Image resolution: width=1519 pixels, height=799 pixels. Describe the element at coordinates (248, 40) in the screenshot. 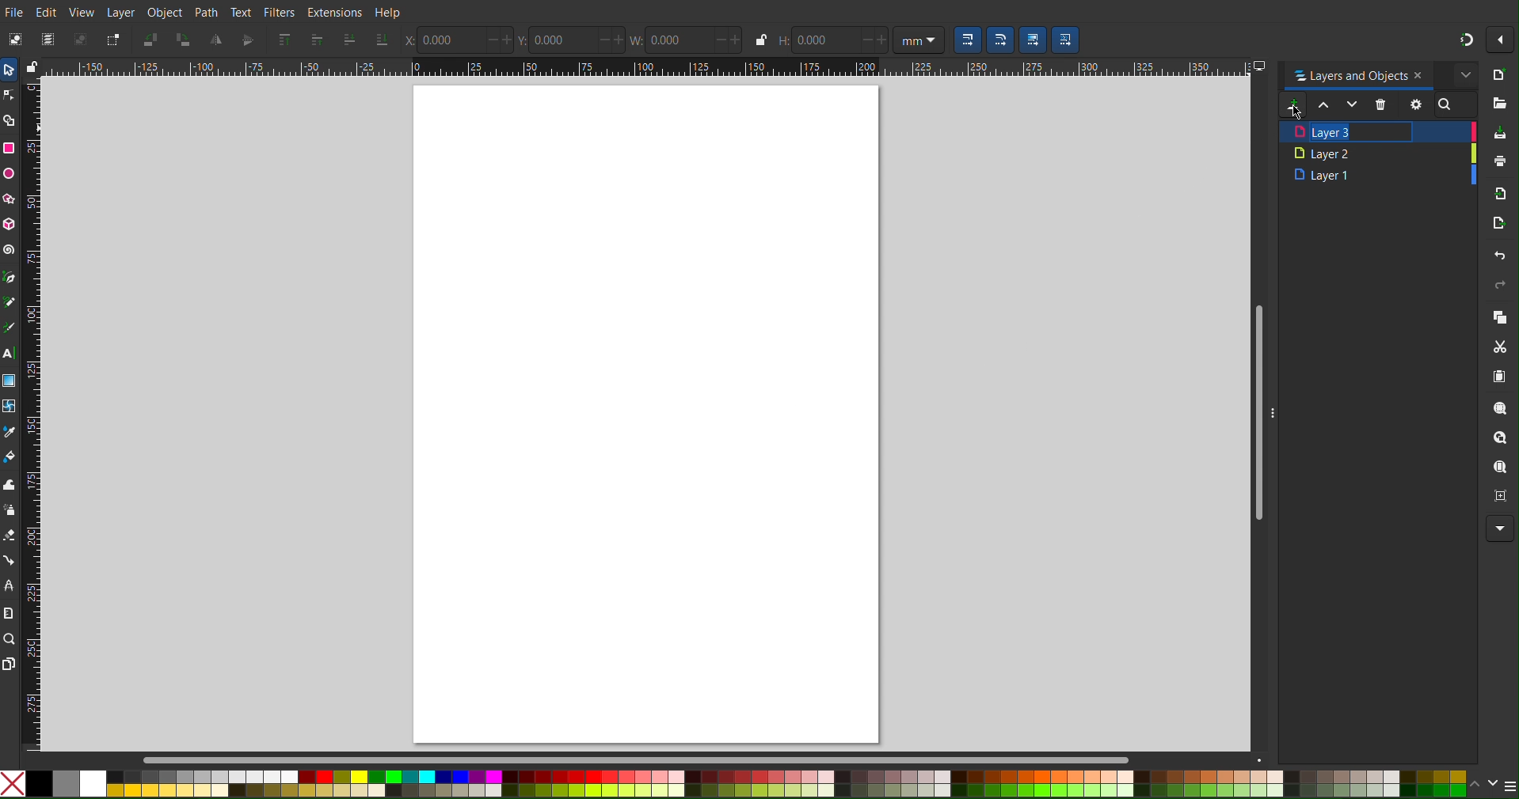

I see `Mirror Horizontally` at that location.